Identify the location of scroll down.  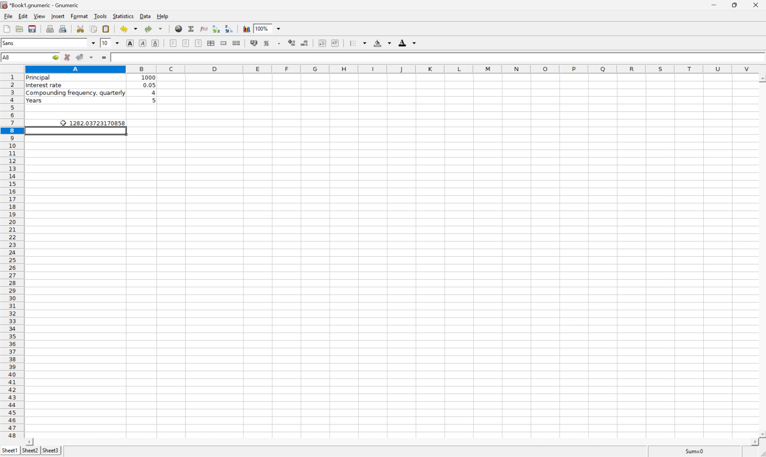
(761, 432).